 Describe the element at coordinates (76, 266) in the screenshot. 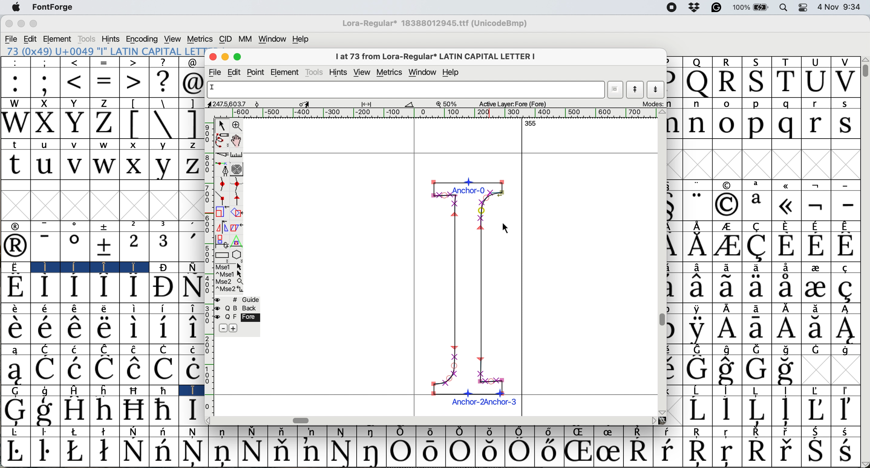

I see `Symbol` at that location.